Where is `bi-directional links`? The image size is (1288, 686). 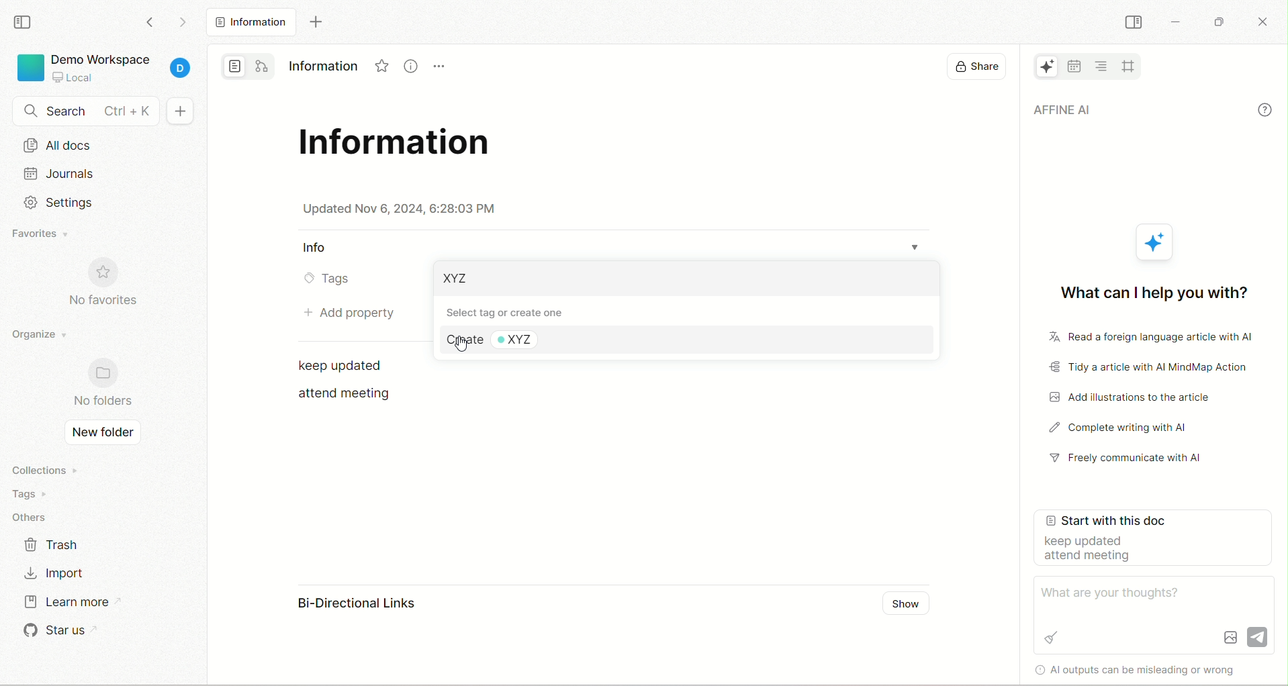 bi-directional links is located at coordinates (343, 605).